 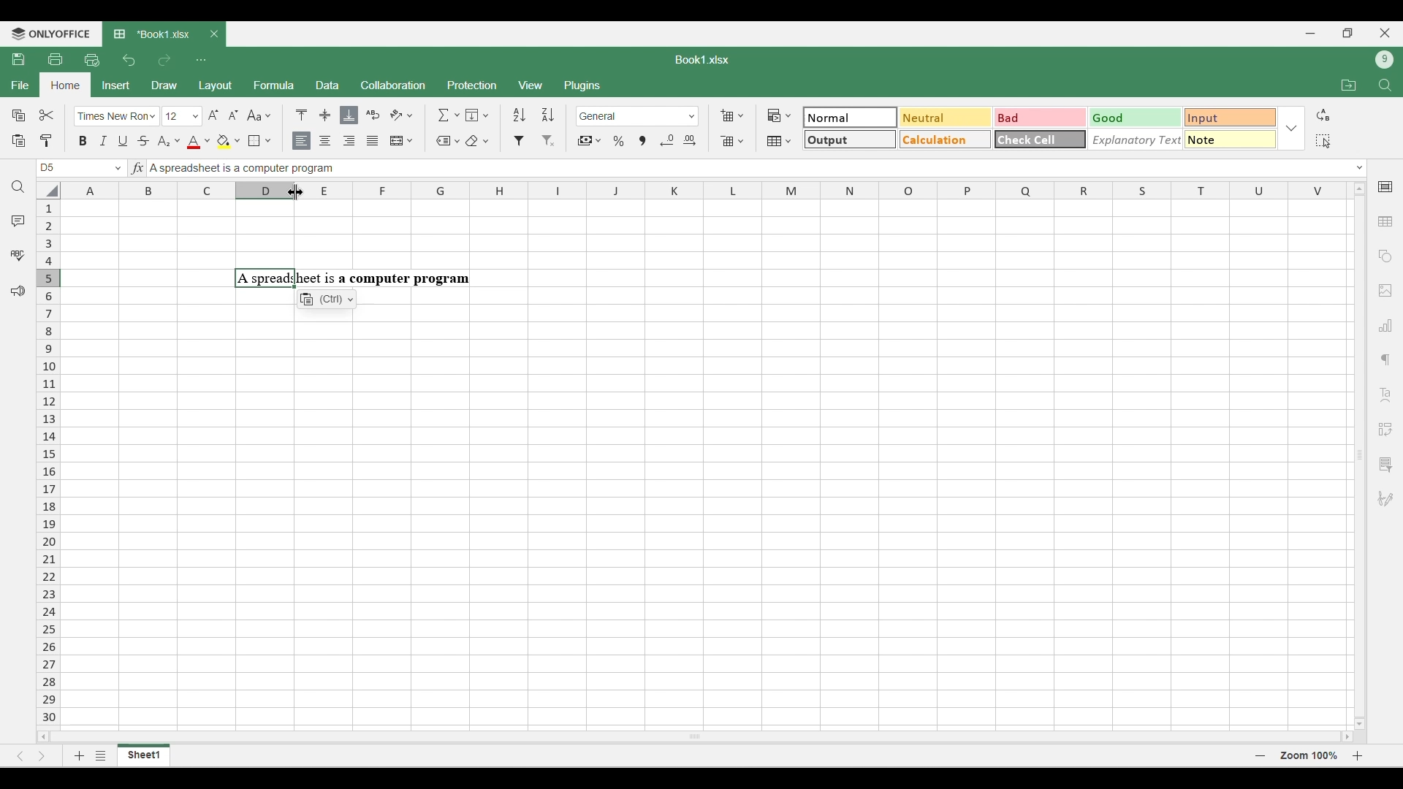 What do you see at coordinates (532, 85) in the screenshot?
I see `View menu` at bounding box center [532, 85].